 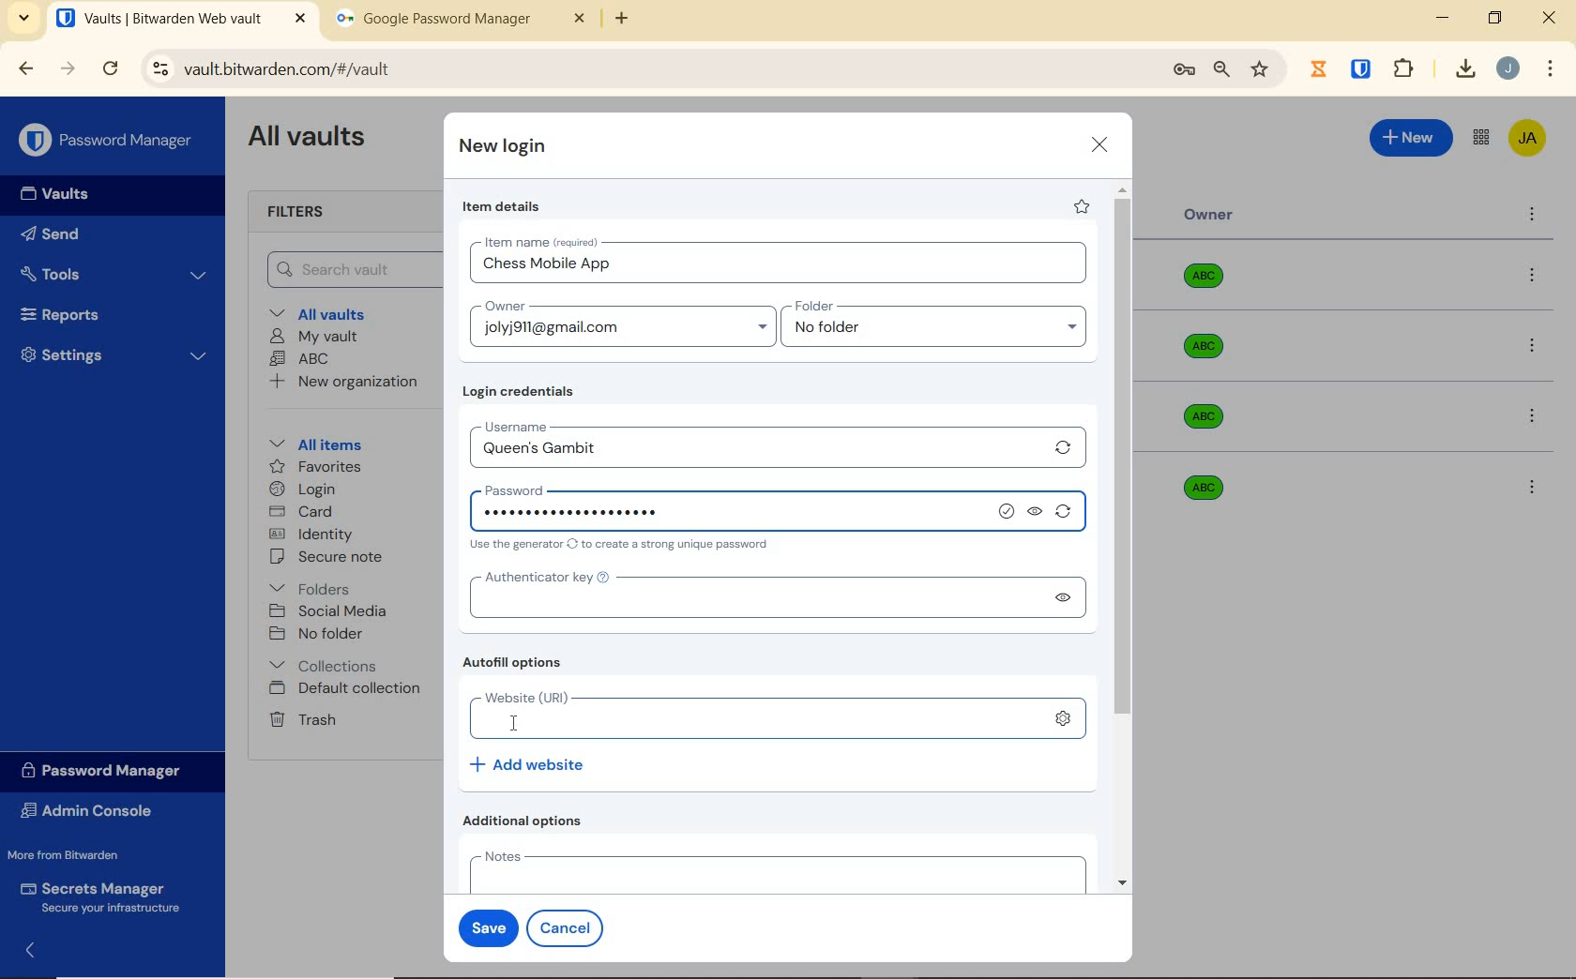 I want to click on favorites, so click(x=317, y=469).